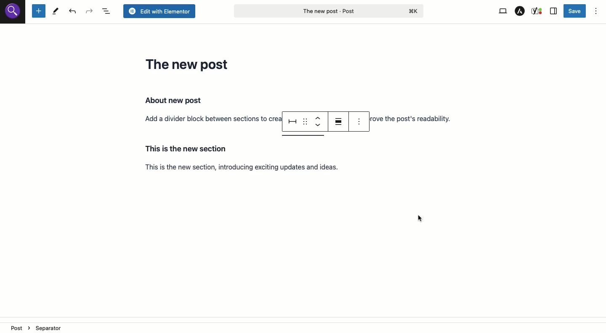 The height and width of the screenshot is (333, 606). Describe the element at coordinates (159, 11) in the screenshot. I see `Edit with elementor` at that location.